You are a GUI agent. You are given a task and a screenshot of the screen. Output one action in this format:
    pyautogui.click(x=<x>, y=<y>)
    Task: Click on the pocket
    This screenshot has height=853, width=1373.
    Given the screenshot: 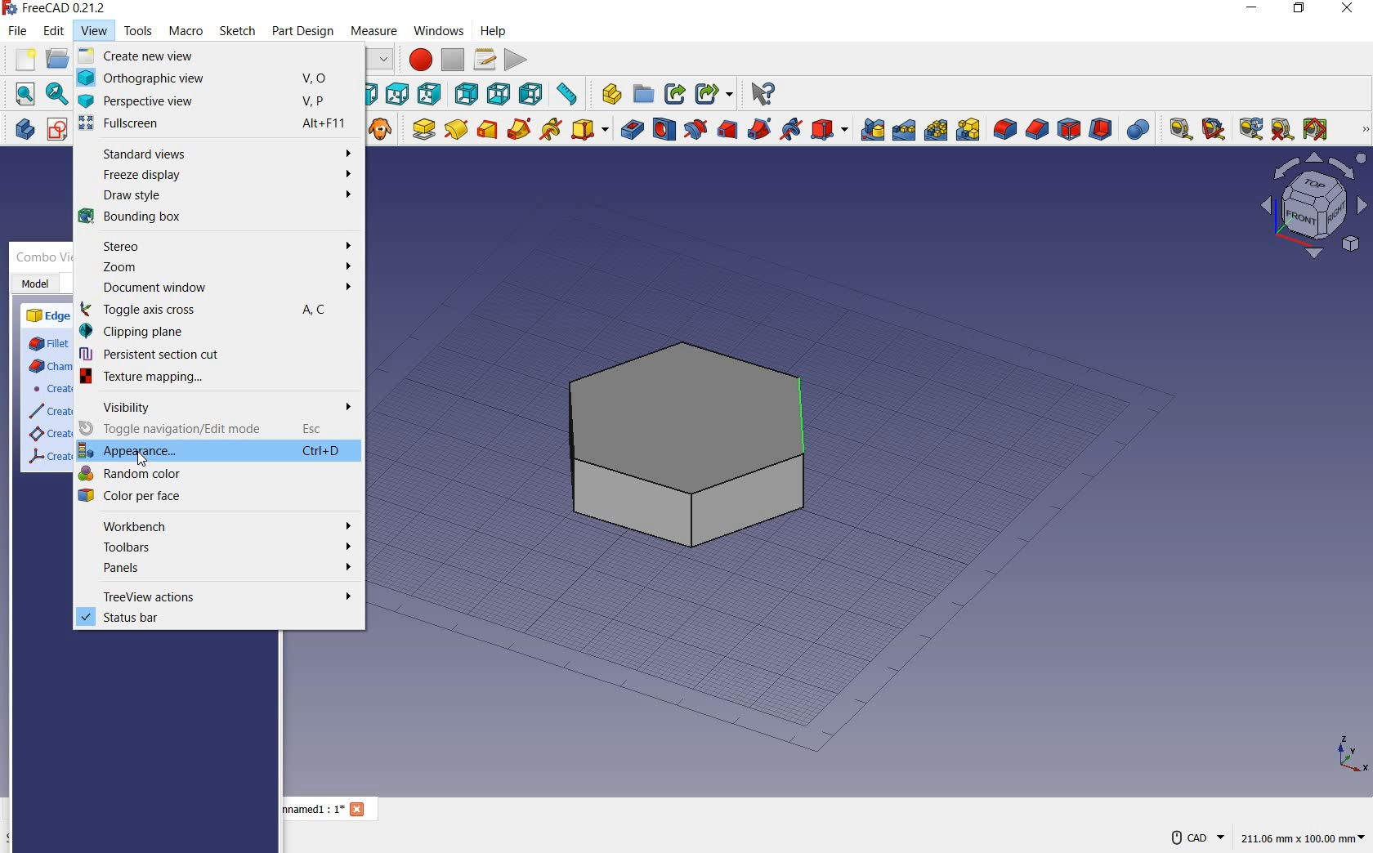 What is the action you would take?
    pyautogui.click(x=630, y=129)
    